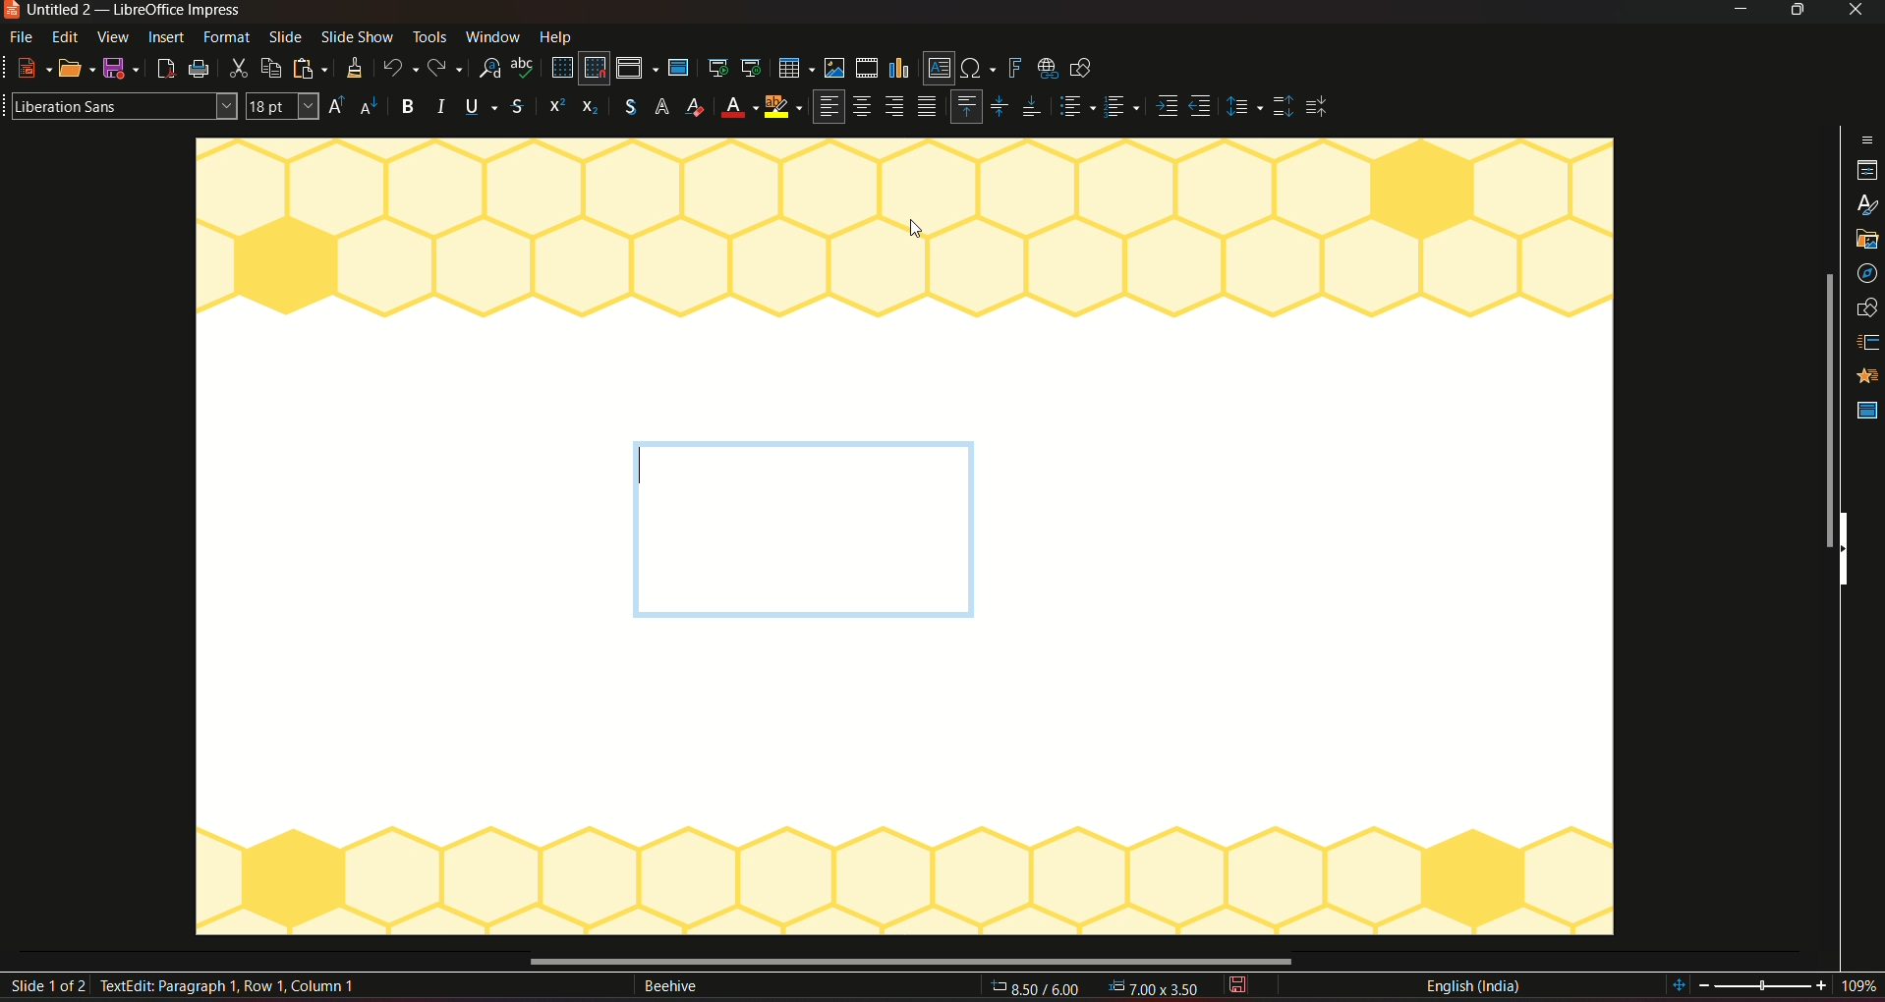  Describe the element at coordinates (1032, 107) in the screenshot. I see `Align bottom` at that location.